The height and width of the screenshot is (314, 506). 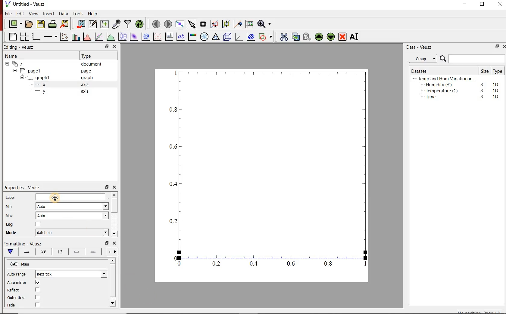 What do you see at coordinates (43, 85) in the screenshot?
I see `x` at bounding box center [43, 85].